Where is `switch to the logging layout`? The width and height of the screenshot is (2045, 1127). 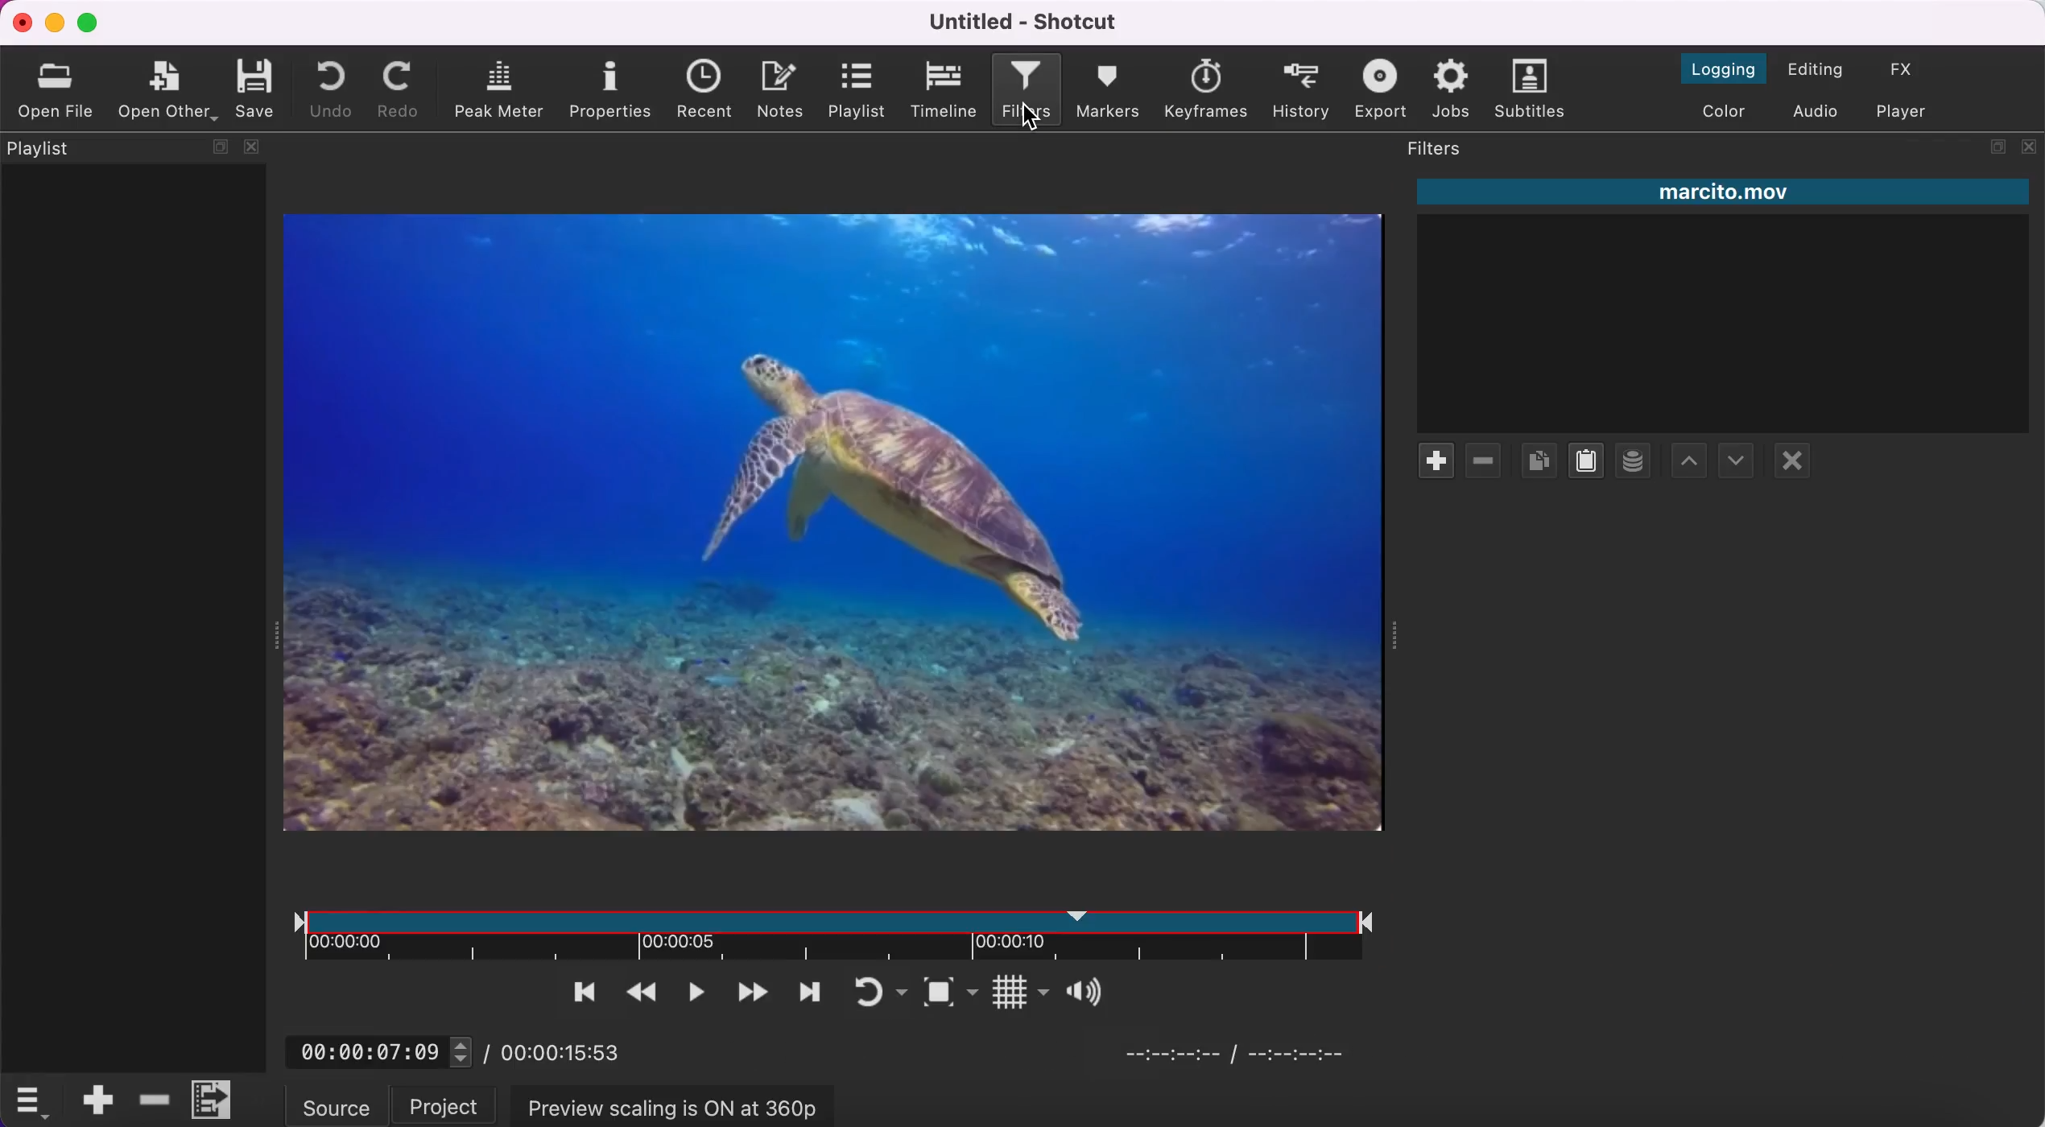
switch to the logging layout is located at coordinates (1708, 68).